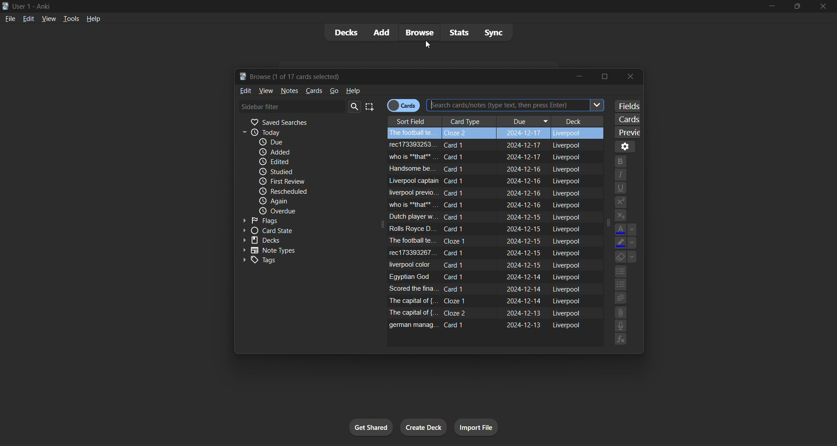  Describe the element at coordinates (380, 226) in the screenshot. I see `expand icon` at that location.